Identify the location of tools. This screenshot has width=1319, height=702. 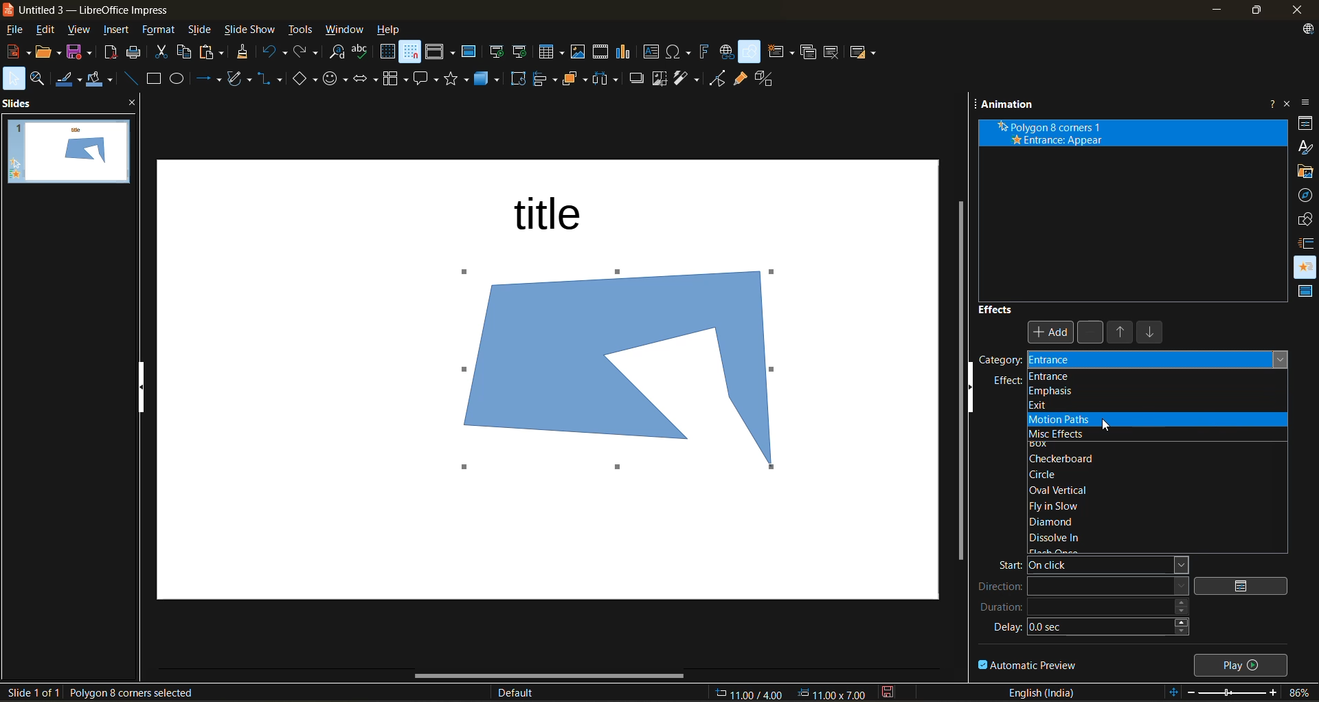
(305, 30).